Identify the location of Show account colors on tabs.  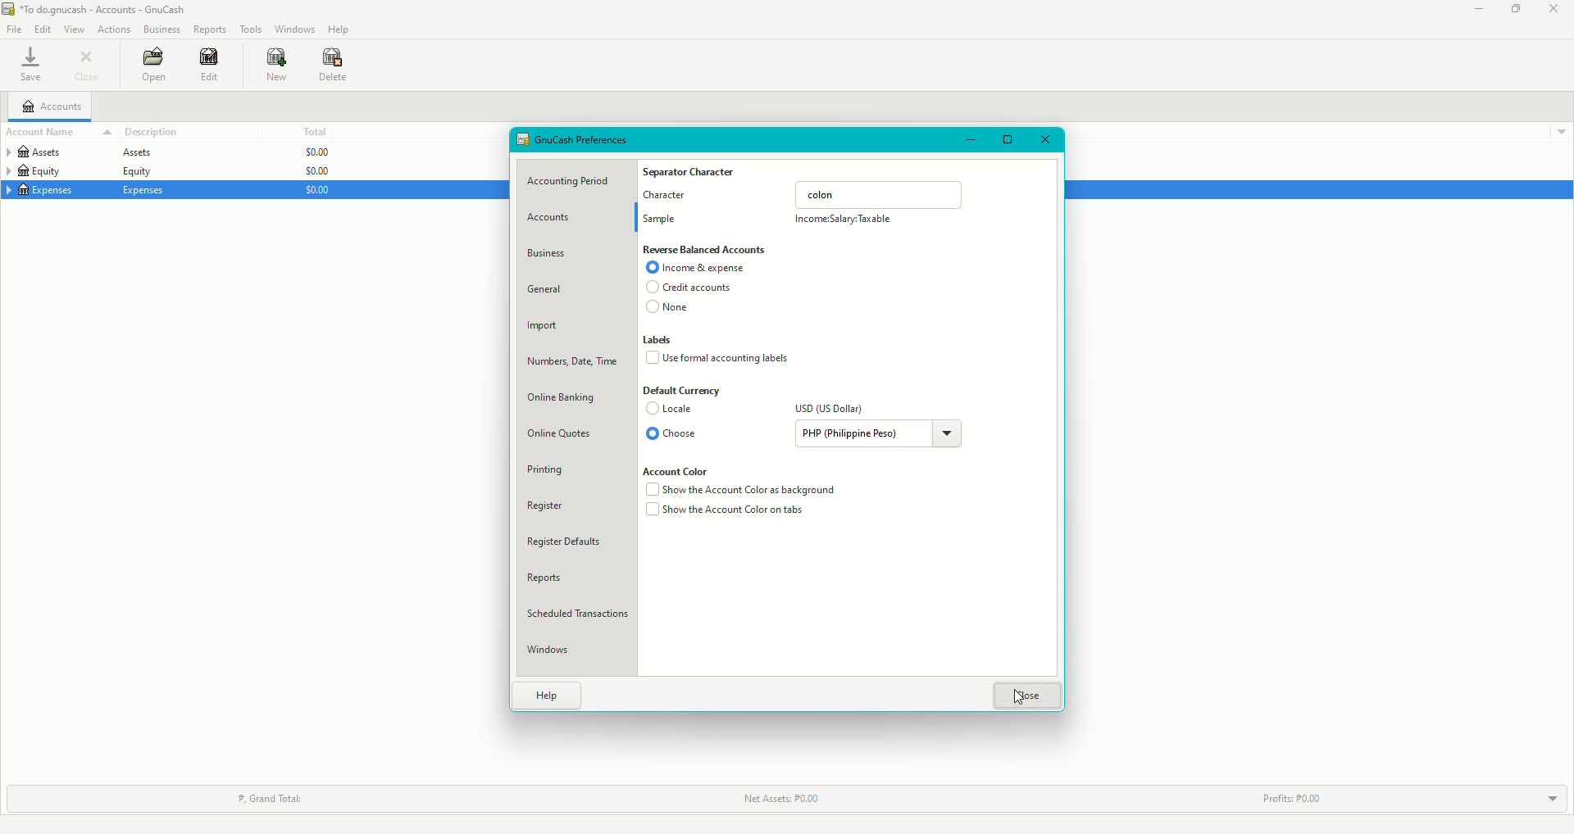
(727, 512).